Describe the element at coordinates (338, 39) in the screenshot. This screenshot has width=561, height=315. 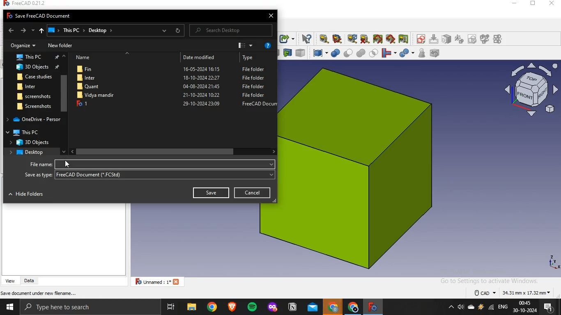
I see `measure angular` at that location.